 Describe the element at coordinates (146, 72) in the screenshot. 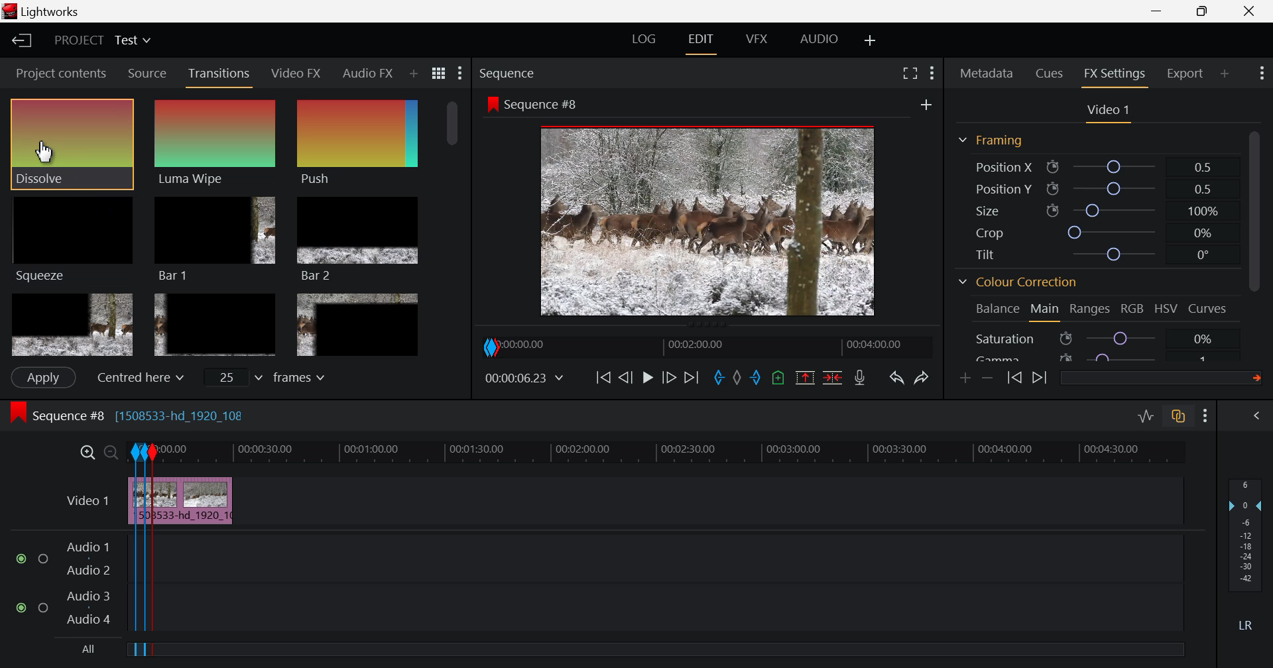

I see `Source` at that location.